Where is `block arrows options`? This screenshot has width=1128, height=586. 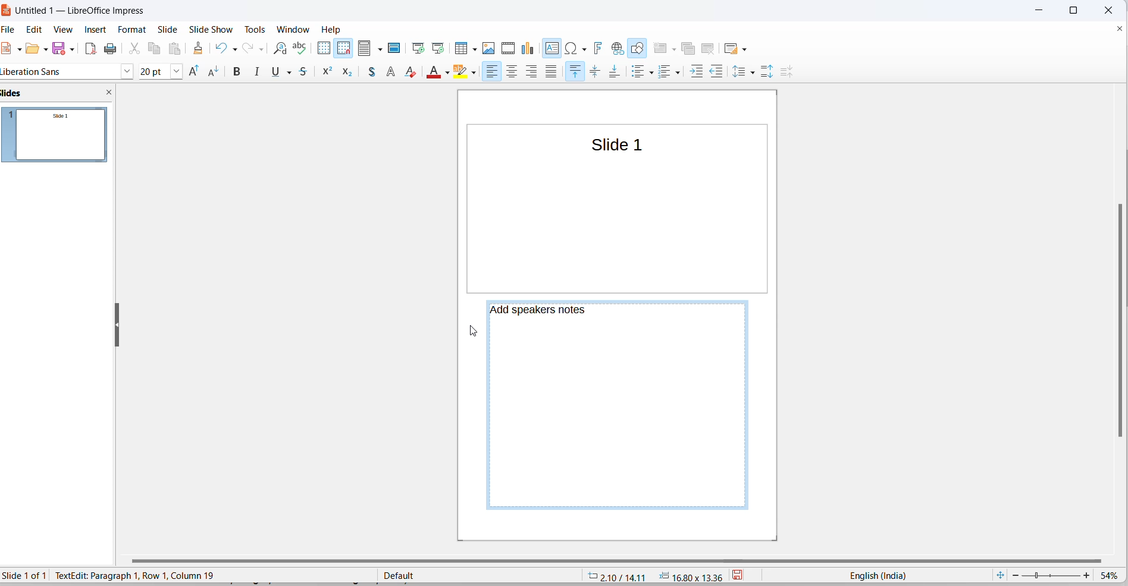 block arrows options is located at coordinates (319, 72).